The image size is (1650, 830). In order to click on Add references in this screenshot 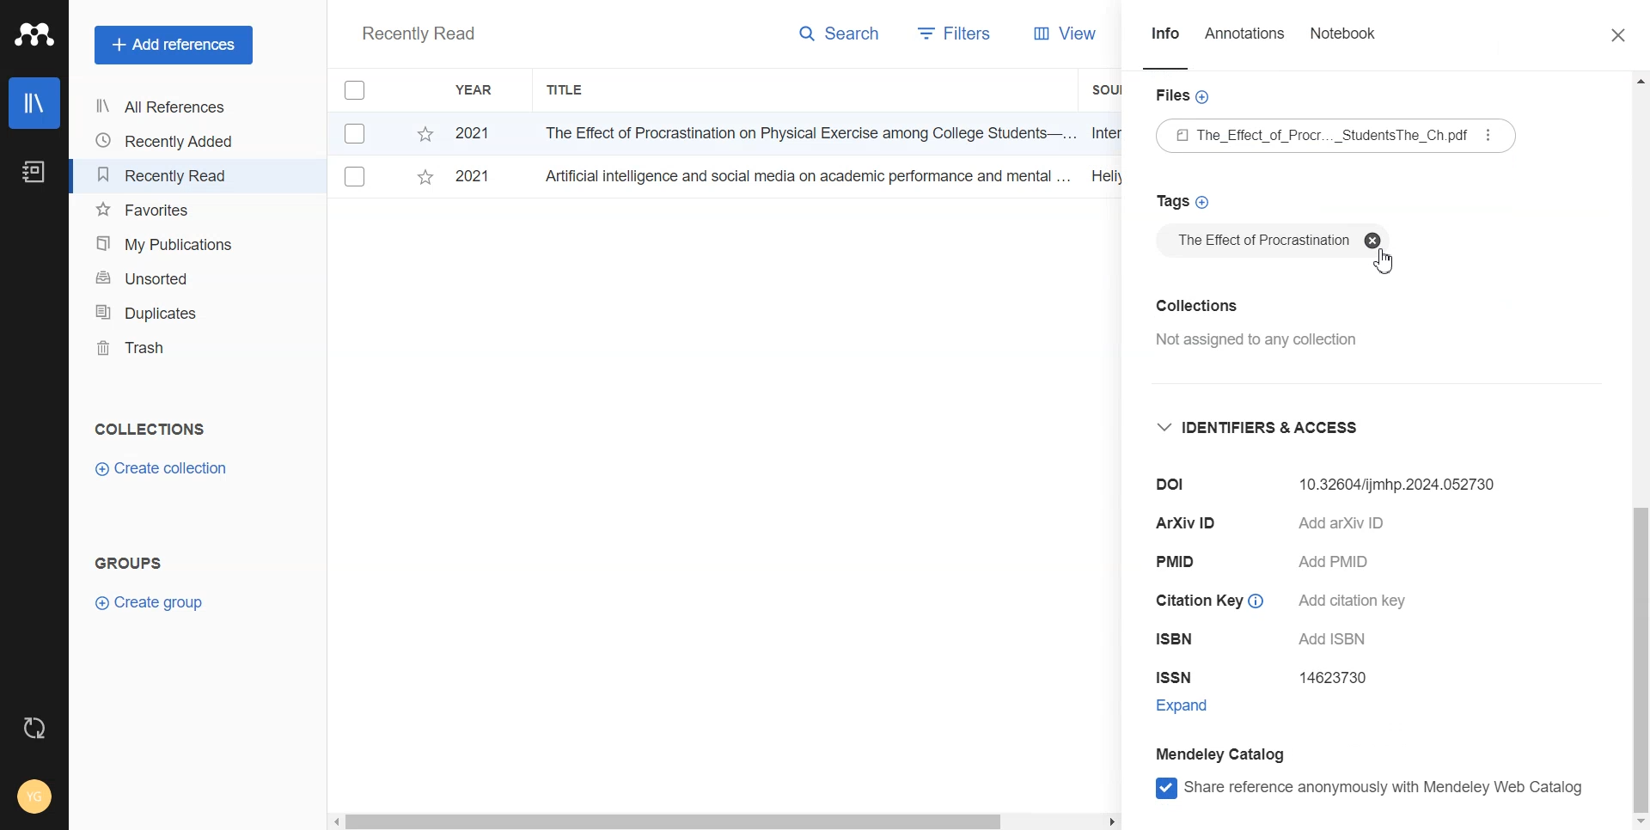, I will do `click(174, 46)`.